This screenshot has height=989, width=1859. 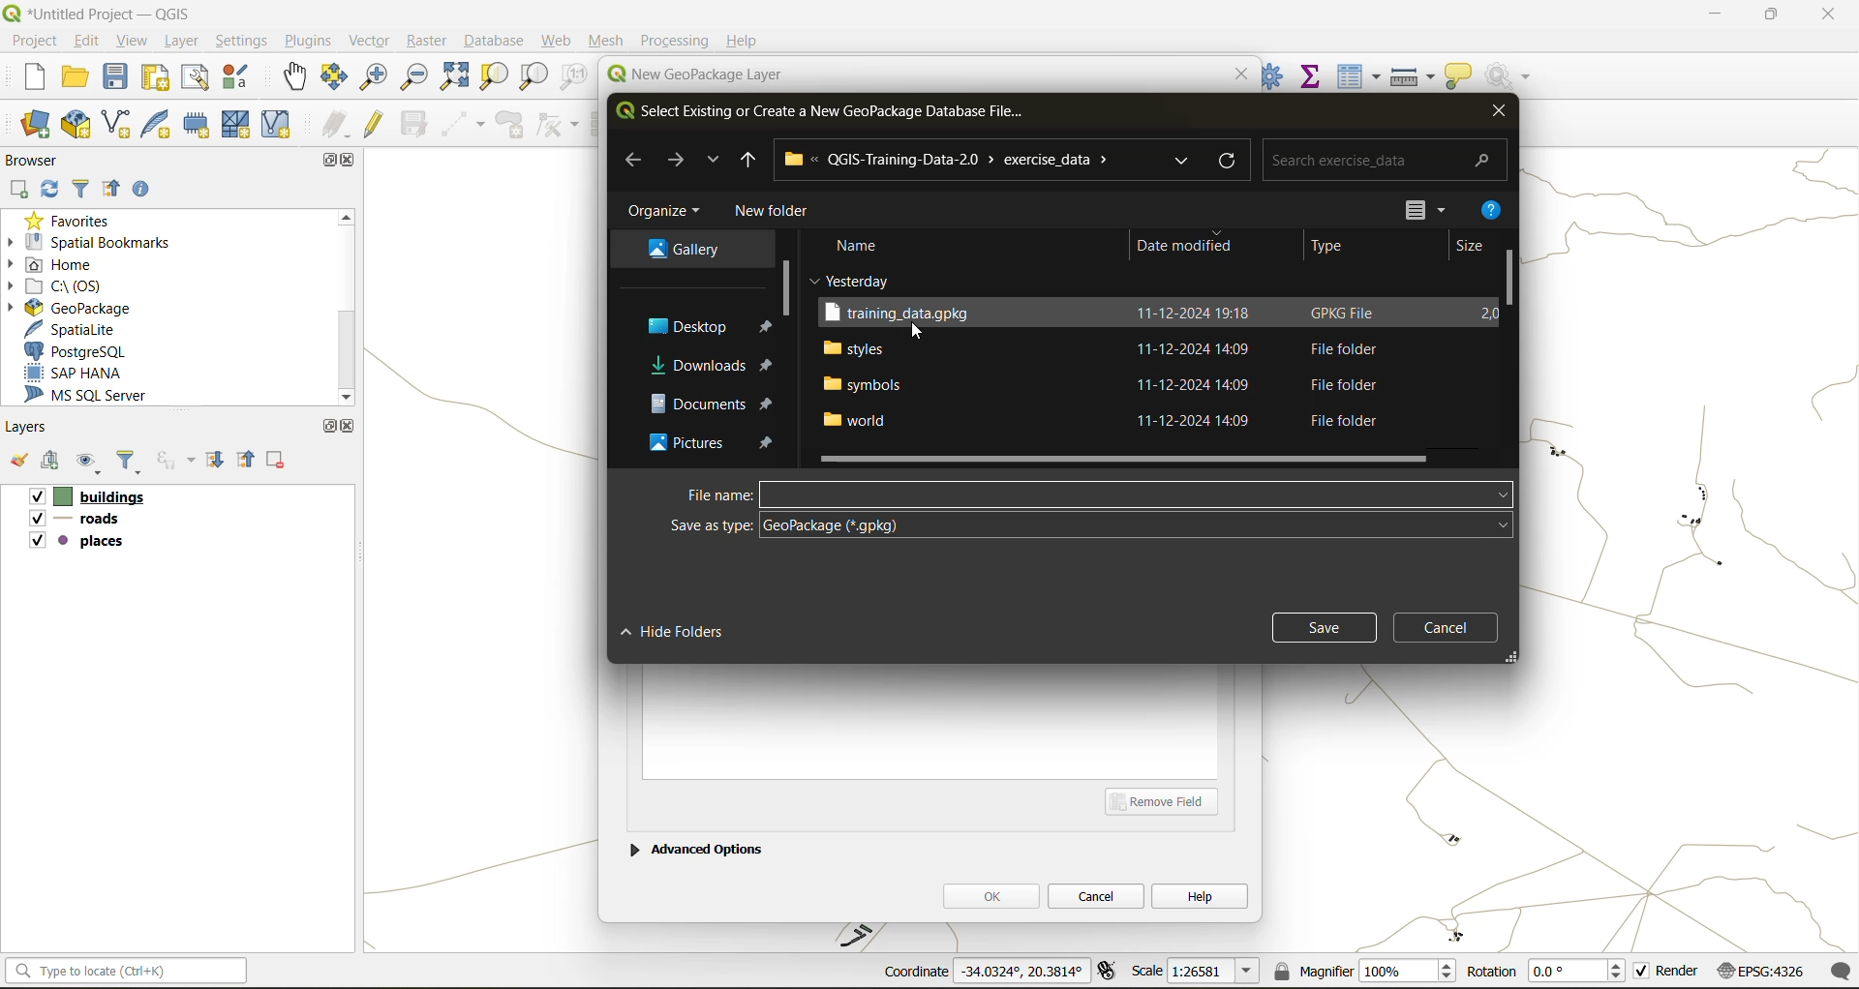 I want to click on open, so click(x=76, y=80).